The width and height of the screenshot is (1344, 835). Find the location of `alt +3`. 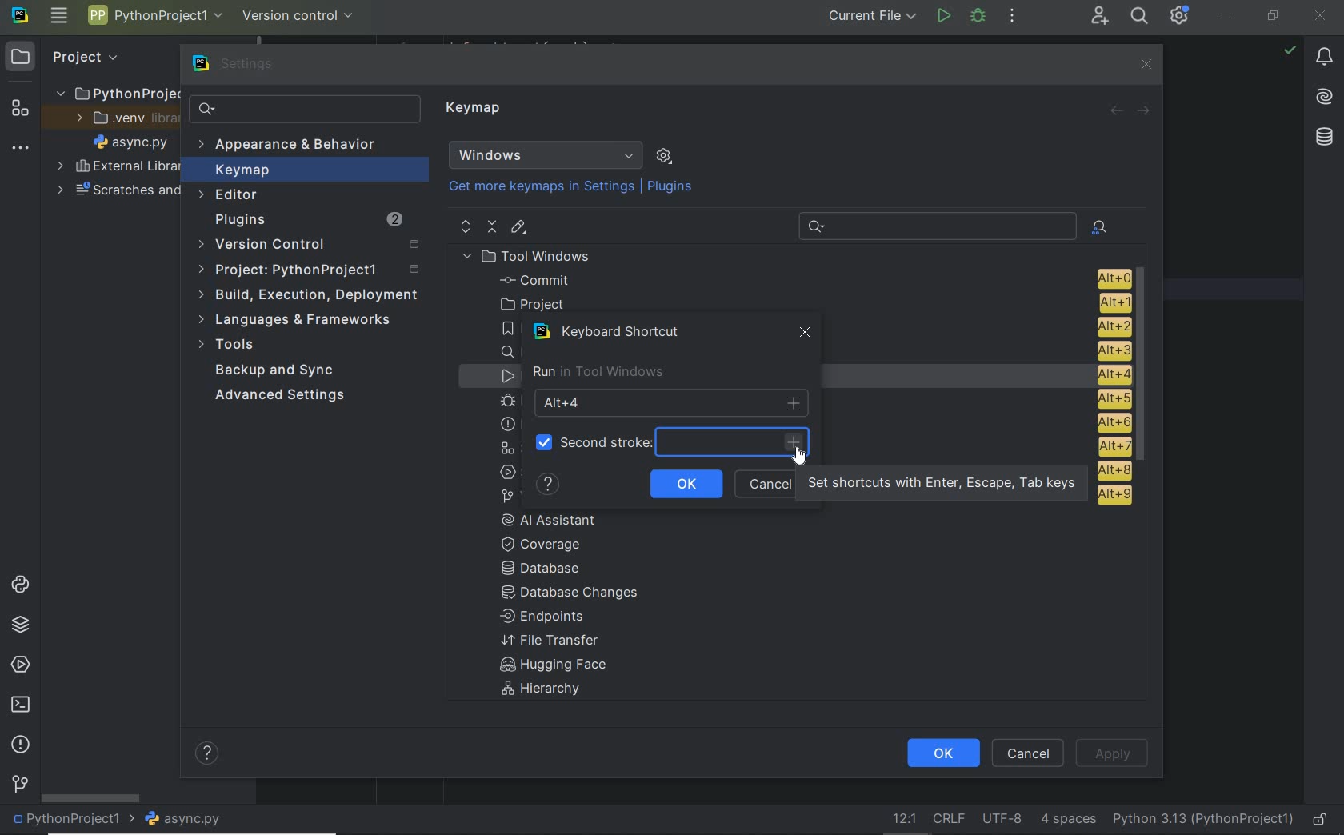

alt +3 is located at coordinates (1109, 350).